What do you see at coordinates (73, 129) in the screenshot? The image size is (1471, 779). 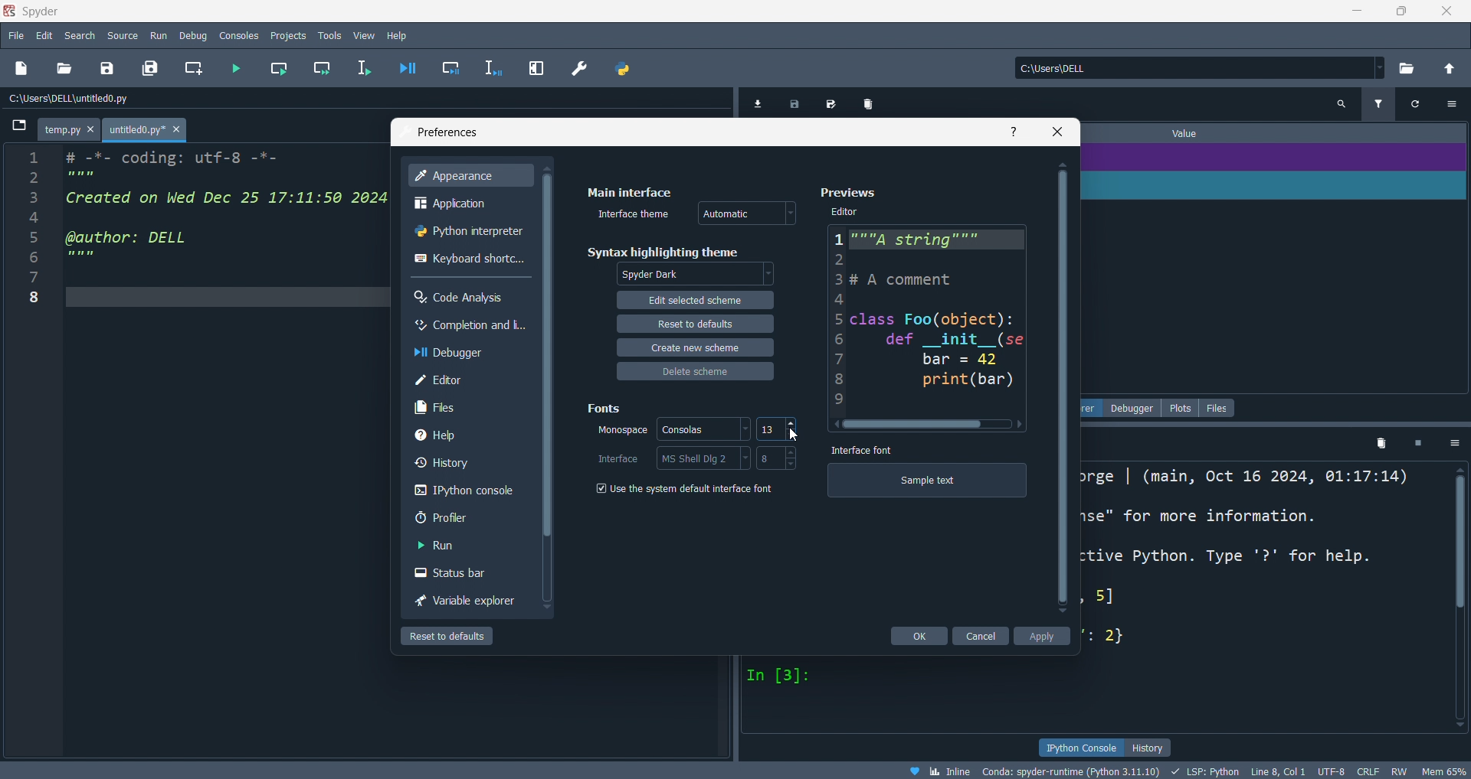 I see `temp.py` at bounding box center [73, 129].